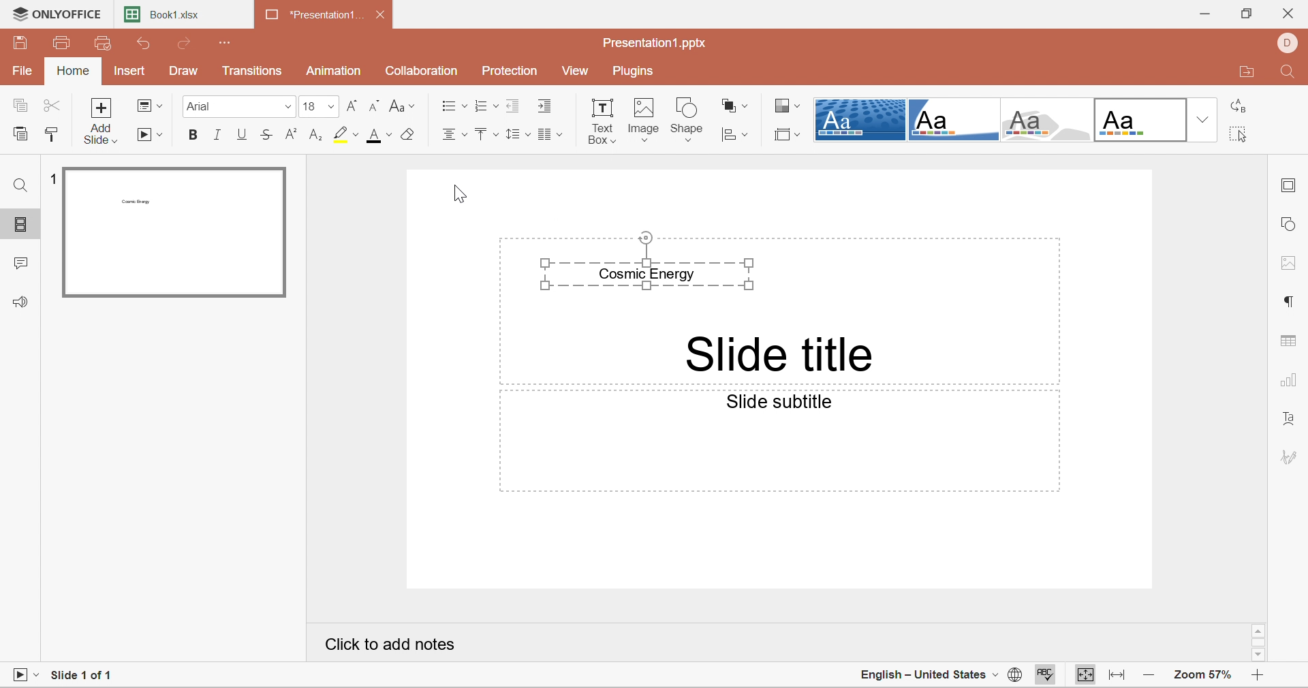 The height and width of the screenshot is (688, 1308). What do you see at coordinates (1291, 264) in the screenshot?
I see `Image settings` at bounding box center [1291, 264].